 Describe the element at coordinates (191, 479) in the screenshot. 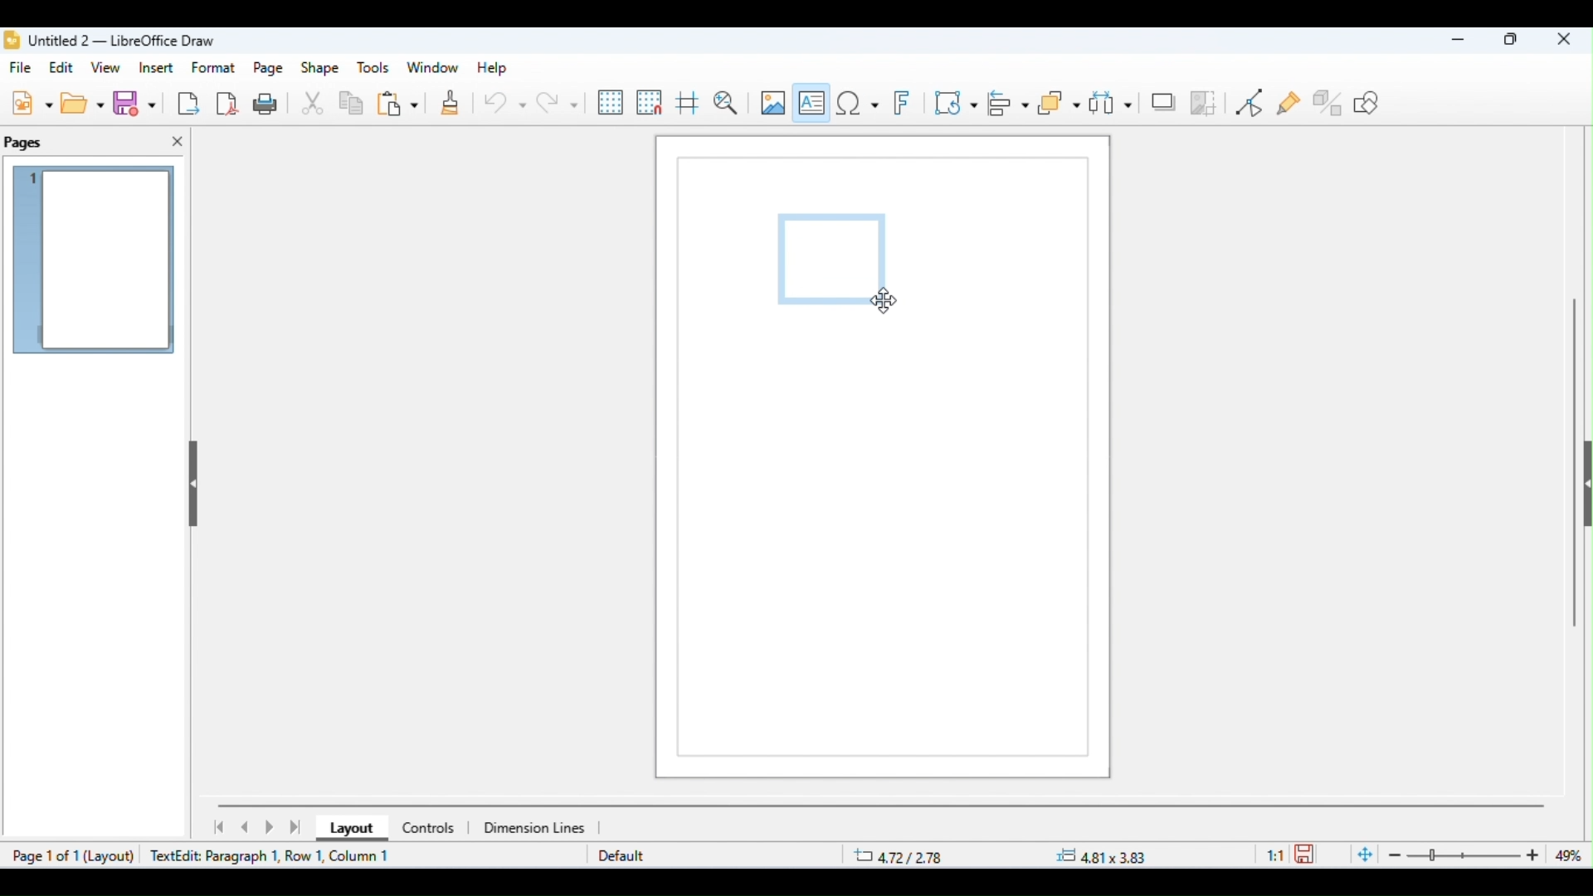

I see `hide` at that location.